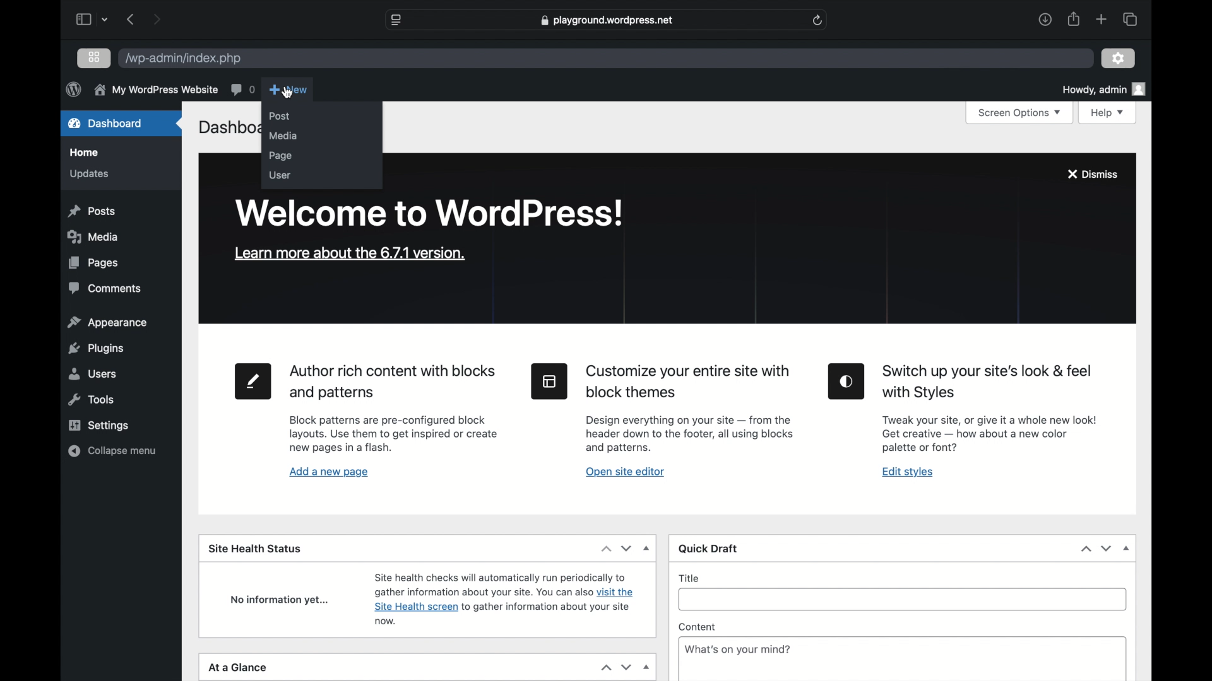 The image size is (1212, 681). I want to click on share, so click(1074, 20).